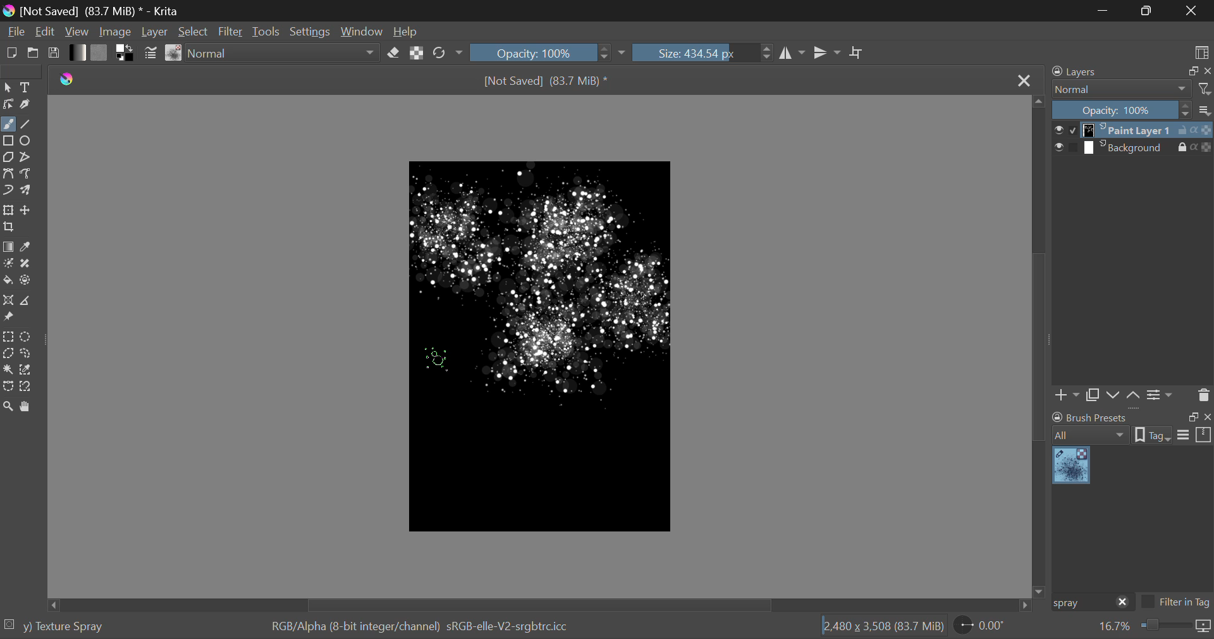 The height and width of the screenshot is (639, 1214). I want to click on Polyline, so click(27, 158).